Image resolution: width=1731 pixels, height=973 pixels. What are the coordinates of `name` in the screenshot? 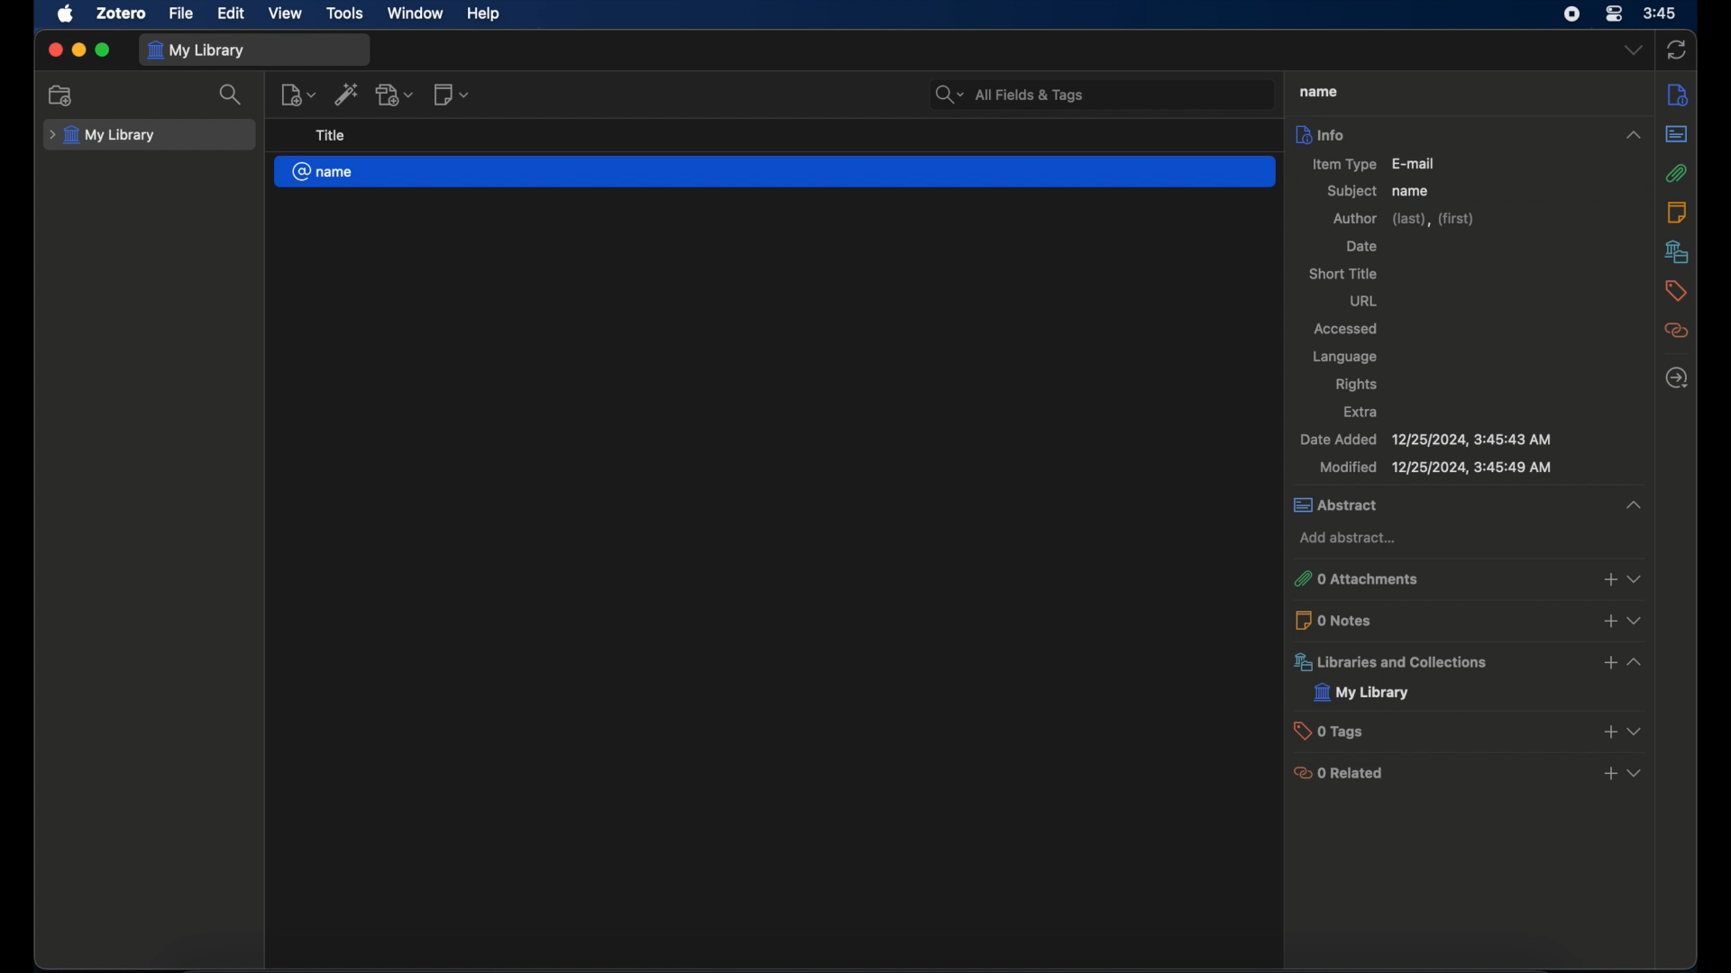 It's located at (774, 172).